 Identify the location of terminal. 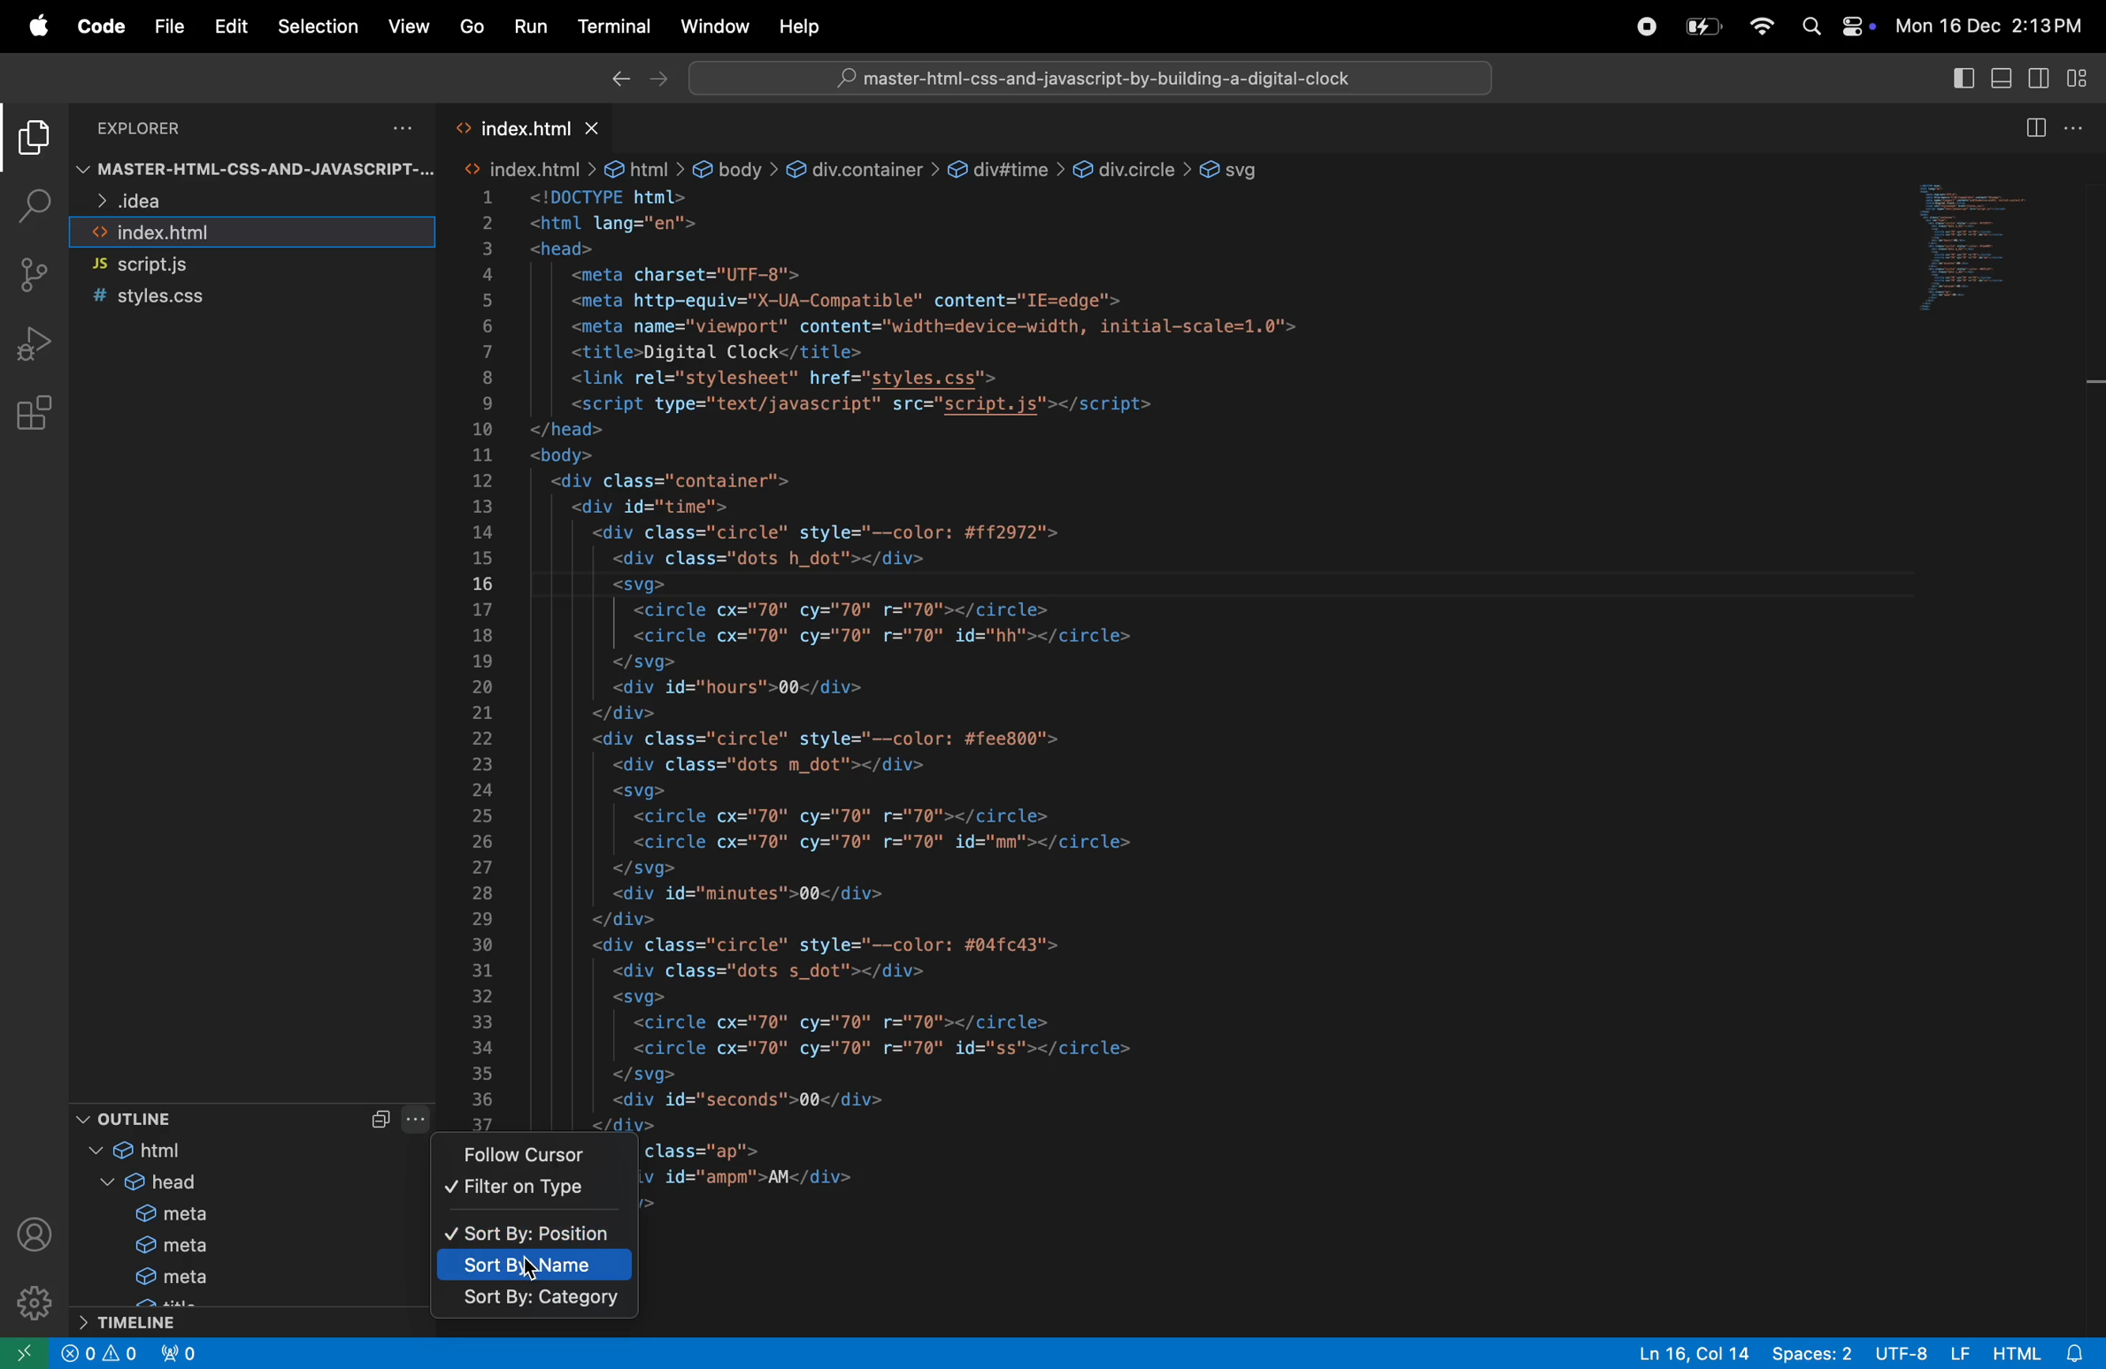
(614, 31).